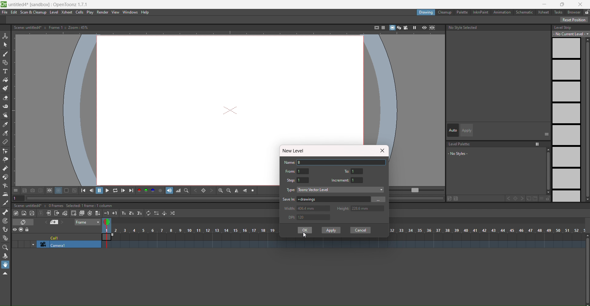 Image resolution: width=590 pixels, height=306 pixels. What do you see at coordinates (40, 190) in the screenshot?
I see `tool` at bounding box center [40, 190].